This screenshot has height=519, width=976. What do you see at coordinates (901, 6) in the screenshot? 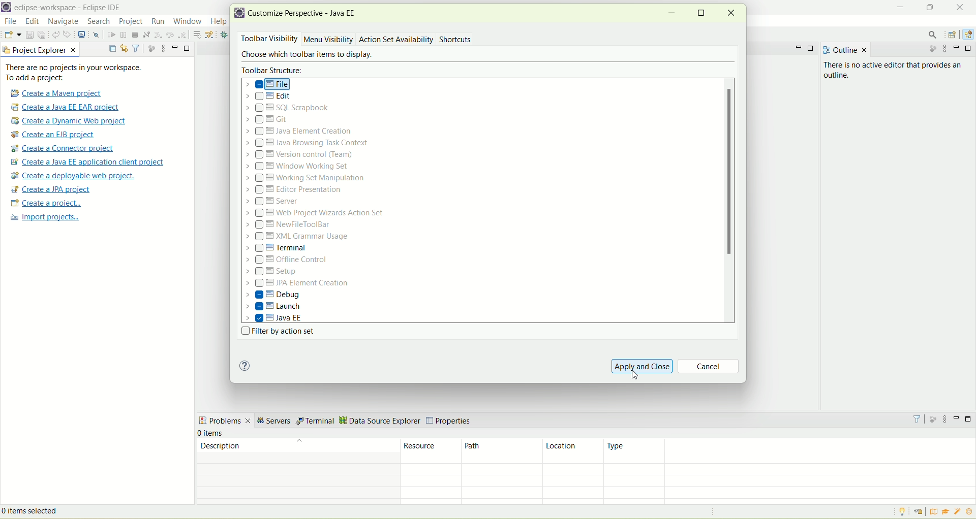
I see `minimize` at bounding box center [901, 6].